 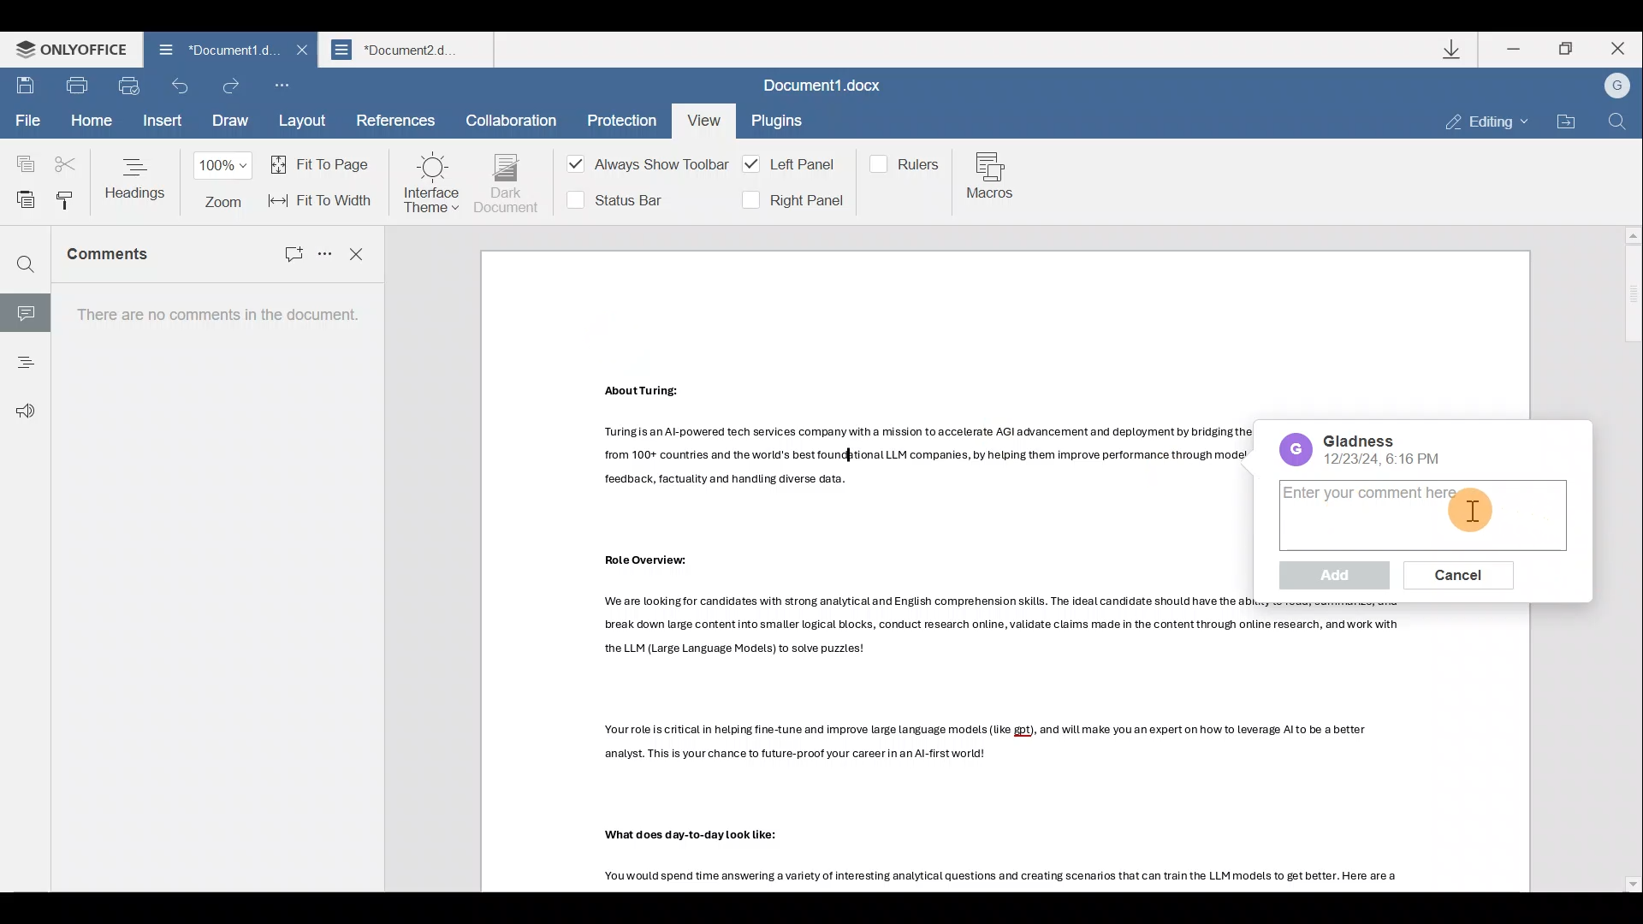 I want to click on Plugins, so click(x=779, y=123).